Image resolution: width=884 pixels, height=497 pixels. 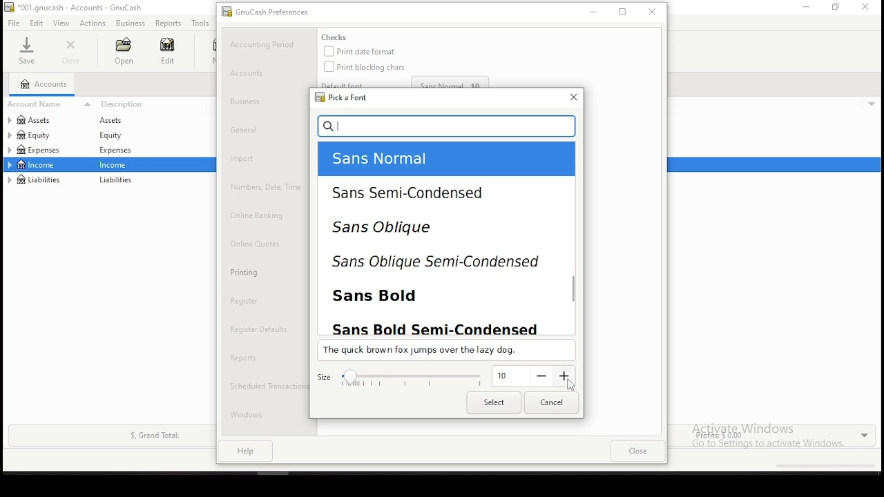 What do you see at coordinates (116, 165) in the screenshot?
I see `income` at bounding box center [116, 165].